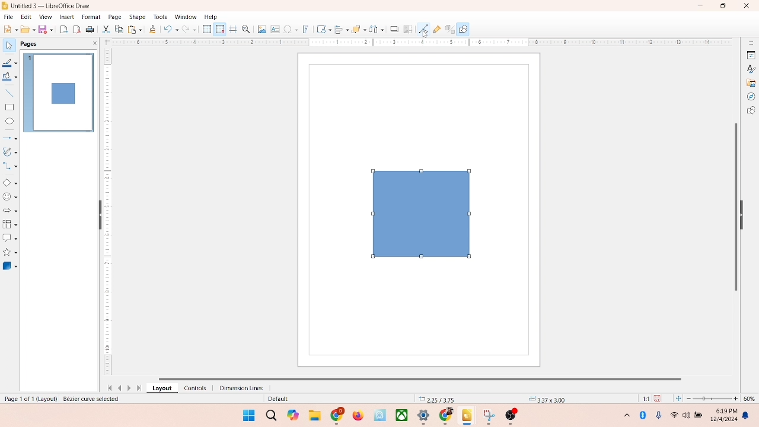 The image size is (759, 427). Describe the element at coordinates (750, 54) in the screenshot. I see `properties` at that location.